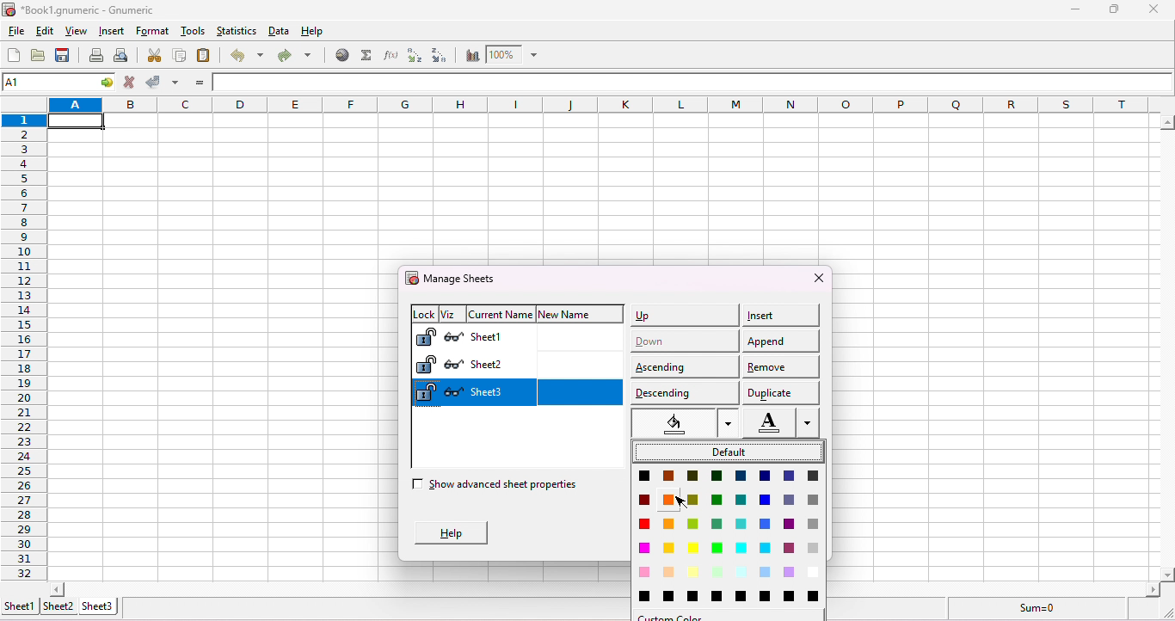 This screenshot has height=621, width=1175. Describe the element at coordinates (114, 32) in the screenshot. I see `insert` at that location.